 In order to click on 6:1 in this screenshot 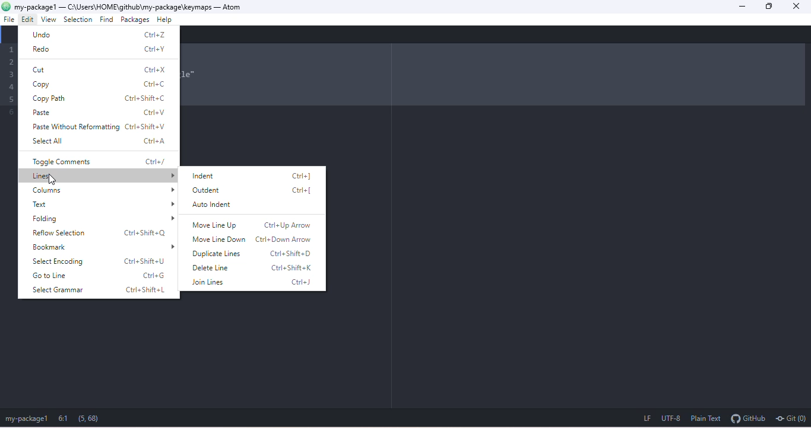, I will do `click(65, 419)`.